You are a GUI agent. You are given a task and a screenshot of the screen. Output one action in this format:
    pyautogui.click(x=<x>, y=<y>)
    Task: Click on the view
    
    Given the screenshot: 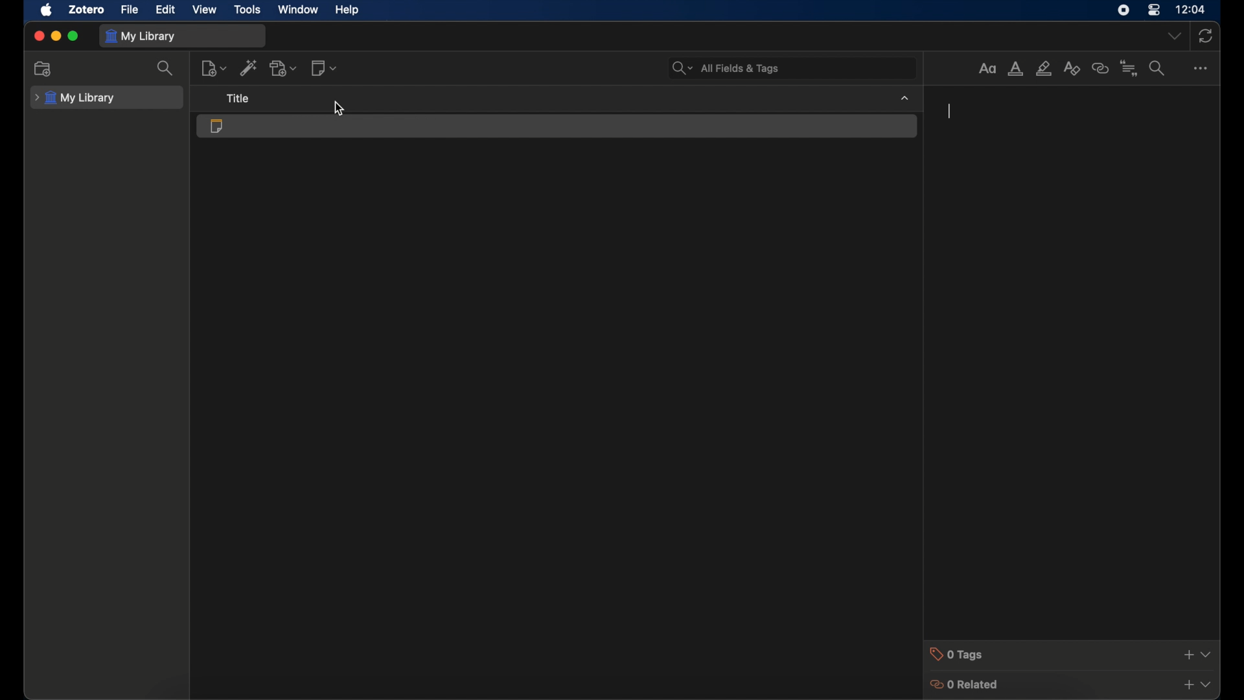 What is the action you would take?
    pyautogui.click(x=205, y=10)
    